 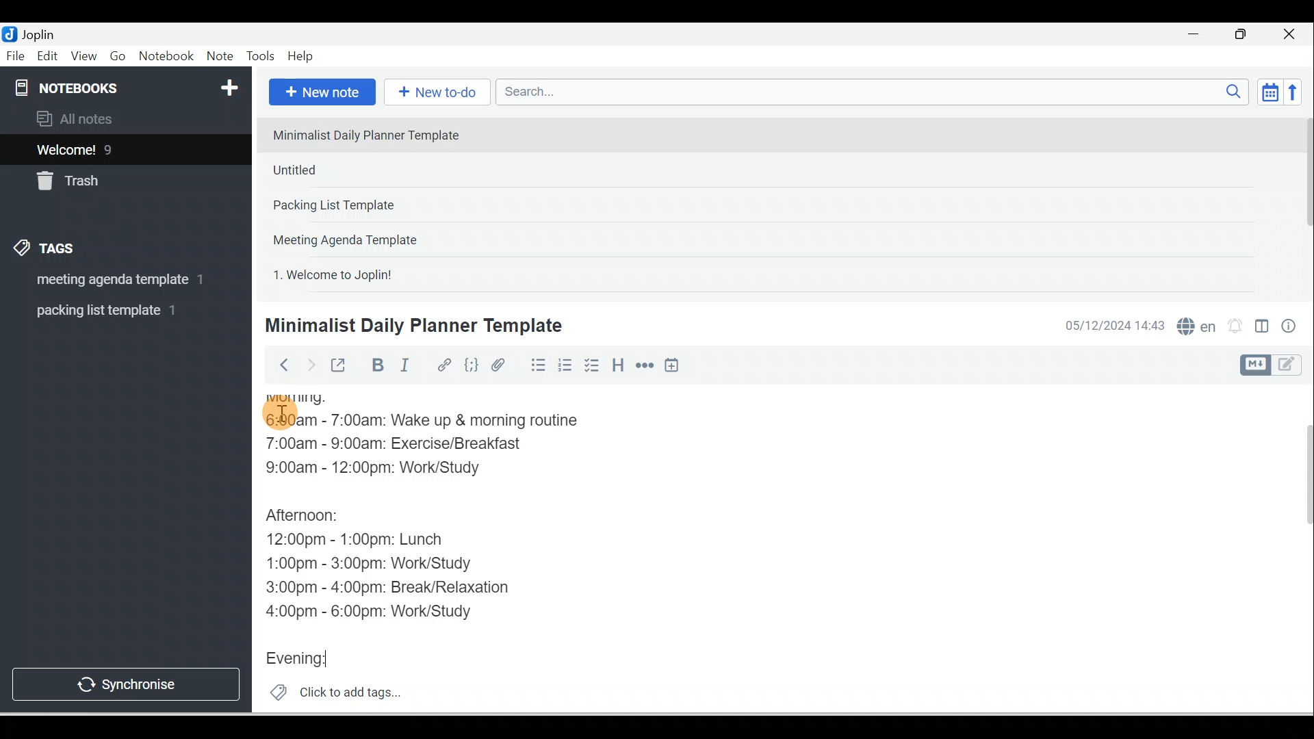 What do you see at coordinates (377, 206) in the screenshot?
I see `Note 3` at bounding box center [377, 206].